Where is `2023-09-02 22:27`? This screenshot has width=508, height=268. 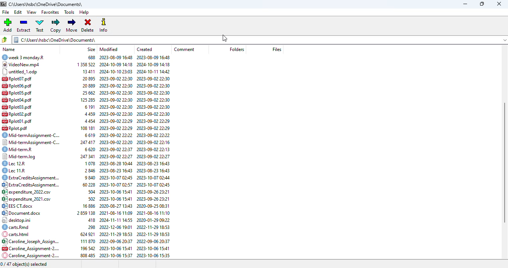 2023-09-02 22:27 is located at coordinates (151, 157).